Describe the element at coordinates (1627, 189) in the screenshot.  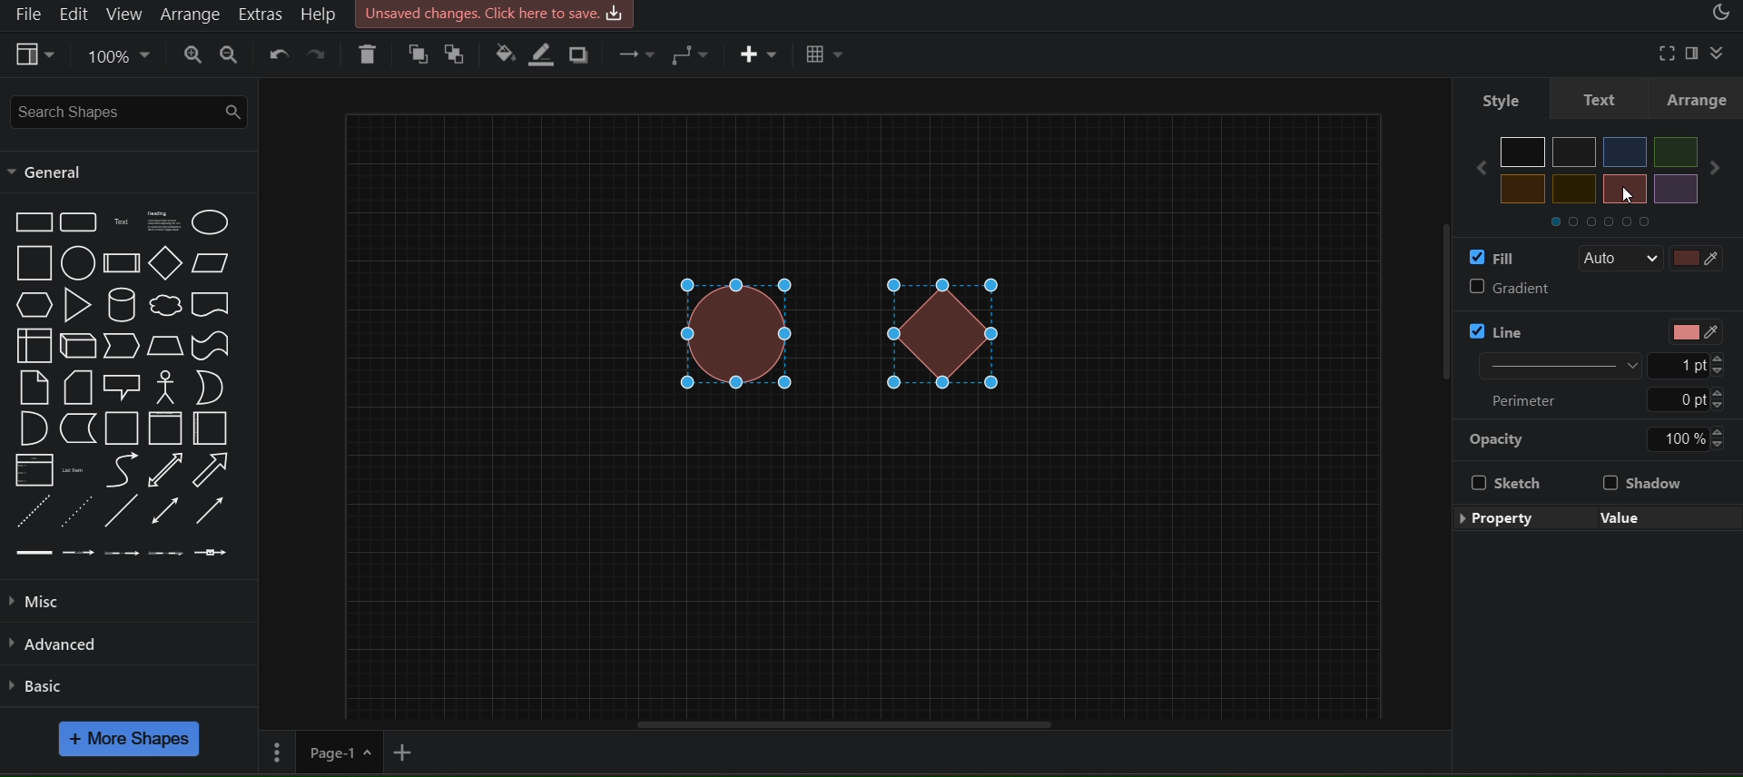
I see `` at that location.